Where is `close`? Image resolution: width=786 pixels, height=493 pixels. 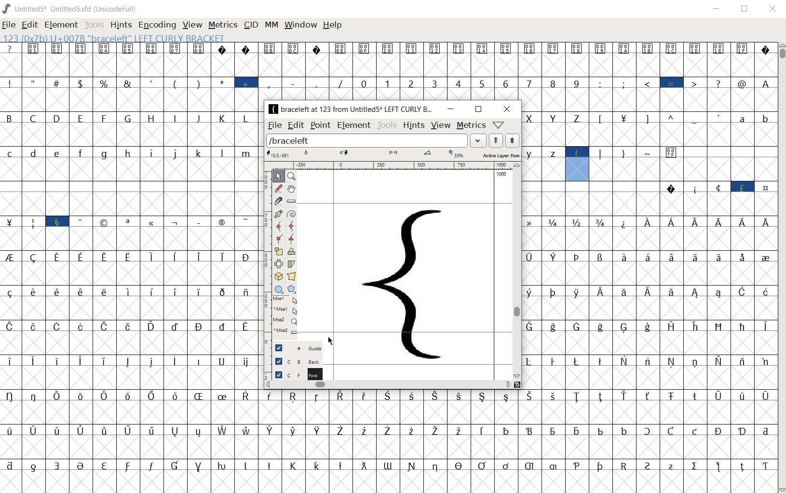 close is located at coordinates (506, 110).